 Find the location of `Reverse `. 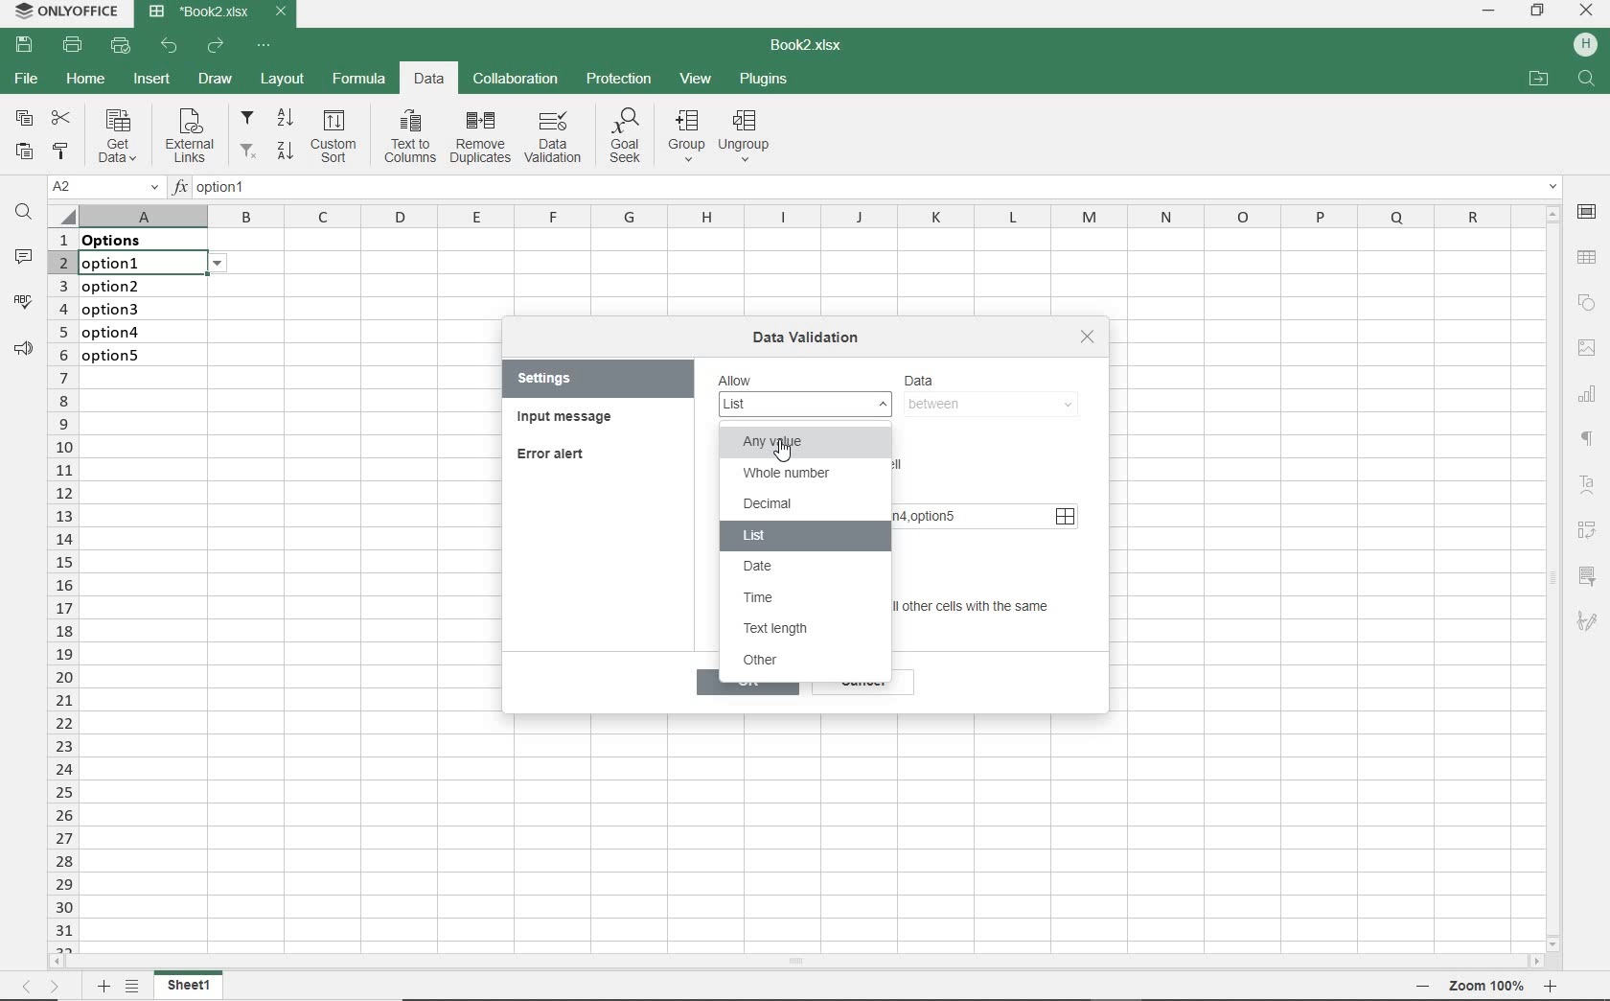

Reverse  is located at coordinates (1592, 530).